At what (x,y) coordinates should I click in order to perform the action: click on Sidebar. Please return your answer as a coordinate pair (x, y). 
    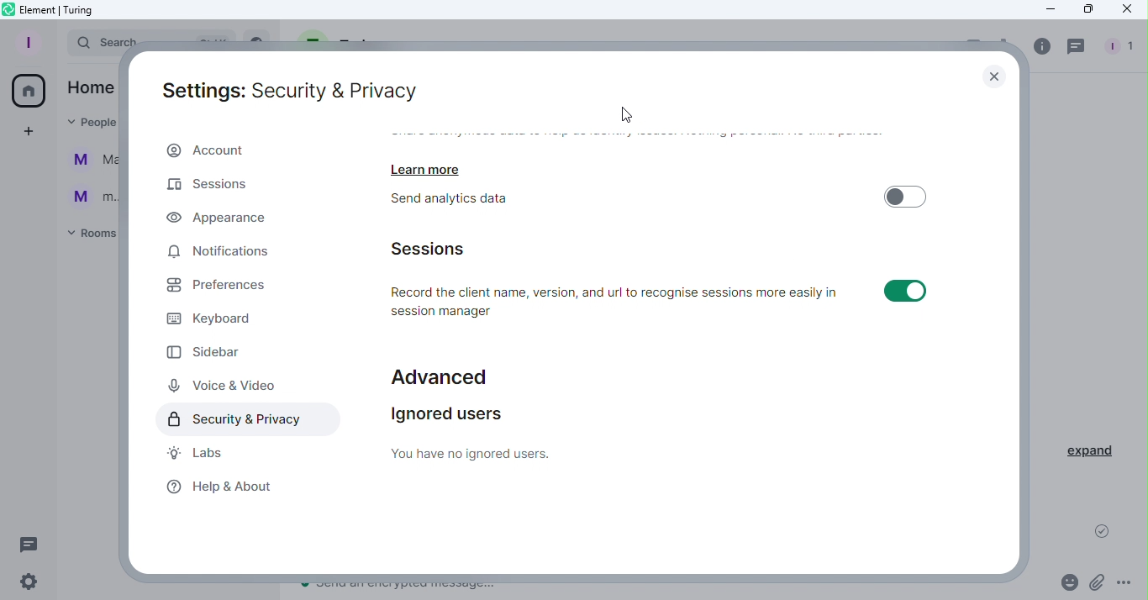
    Looking at the image, I should click on (209, 352).